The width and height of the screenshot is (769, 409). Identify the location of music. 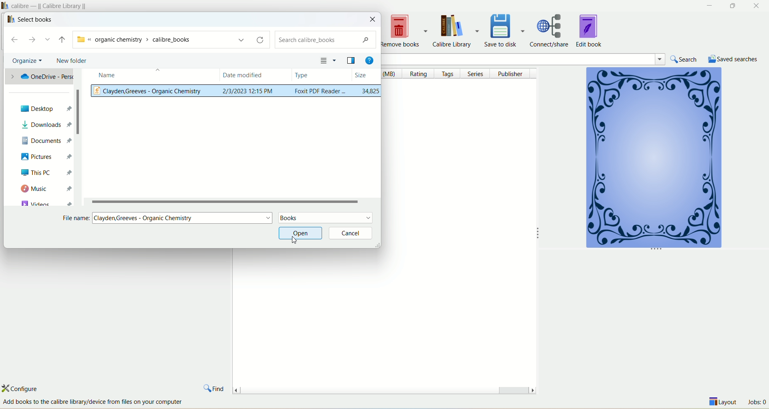
(45, 189).